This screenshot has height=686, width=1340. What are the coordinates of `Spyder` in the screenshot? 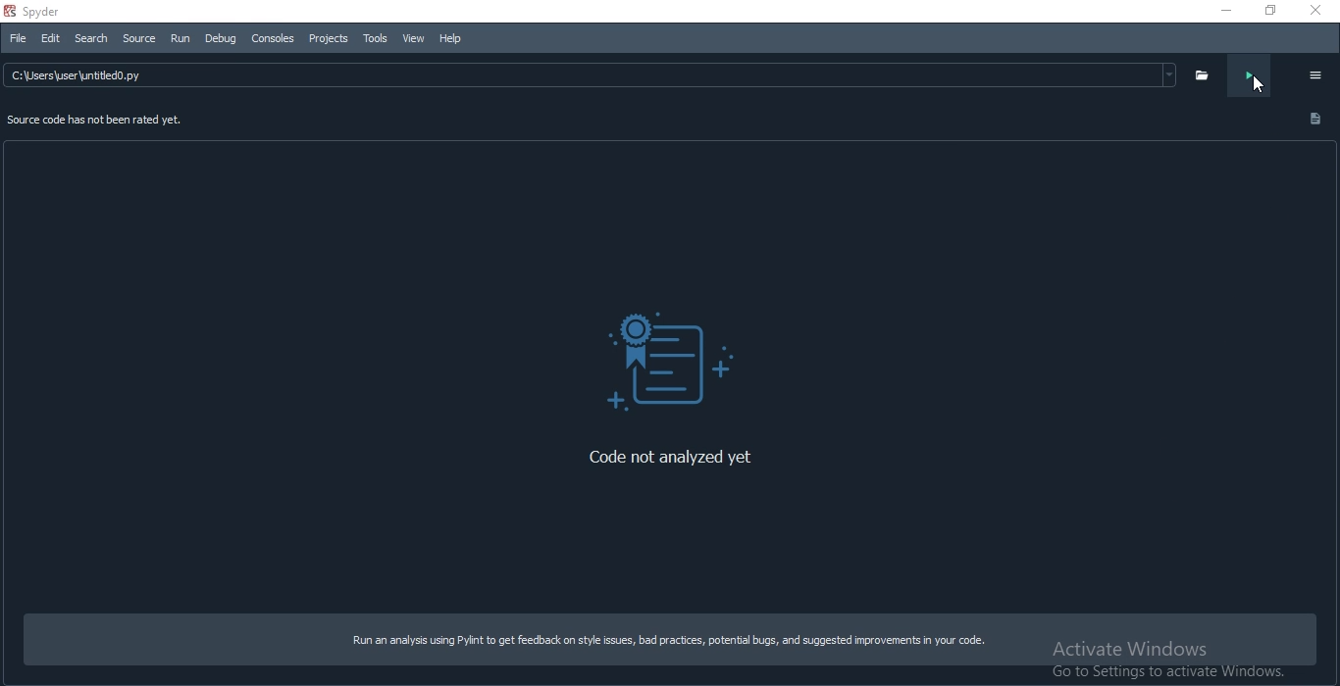 It's located at (35, 12).